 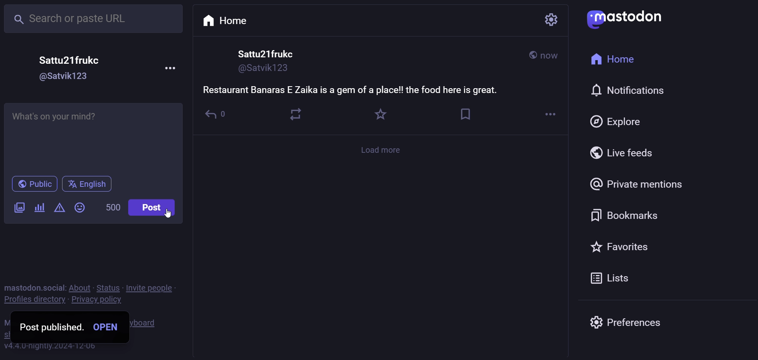 What do you see at coordinates (638, 185) in the screenshot?
I see `private mention` at bounding box center [638, 185].